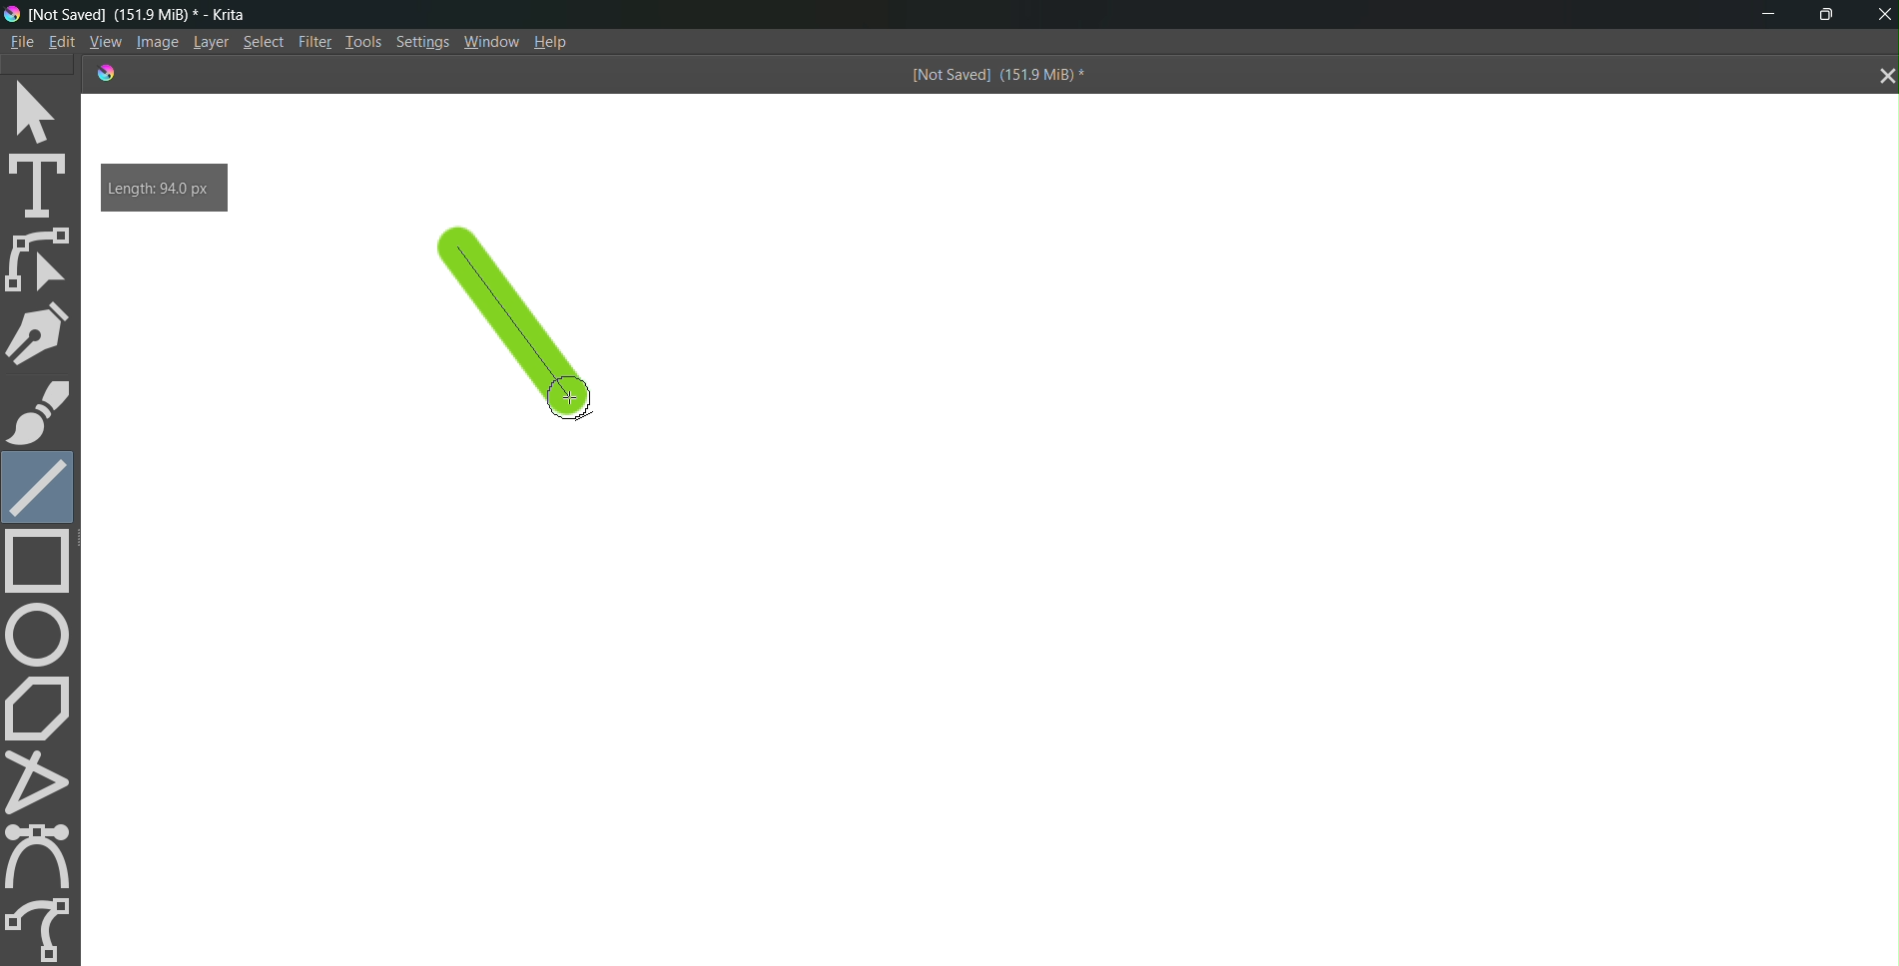 This screenshot has width=1899, height=966. I want to click on logo, so click(103, 72).